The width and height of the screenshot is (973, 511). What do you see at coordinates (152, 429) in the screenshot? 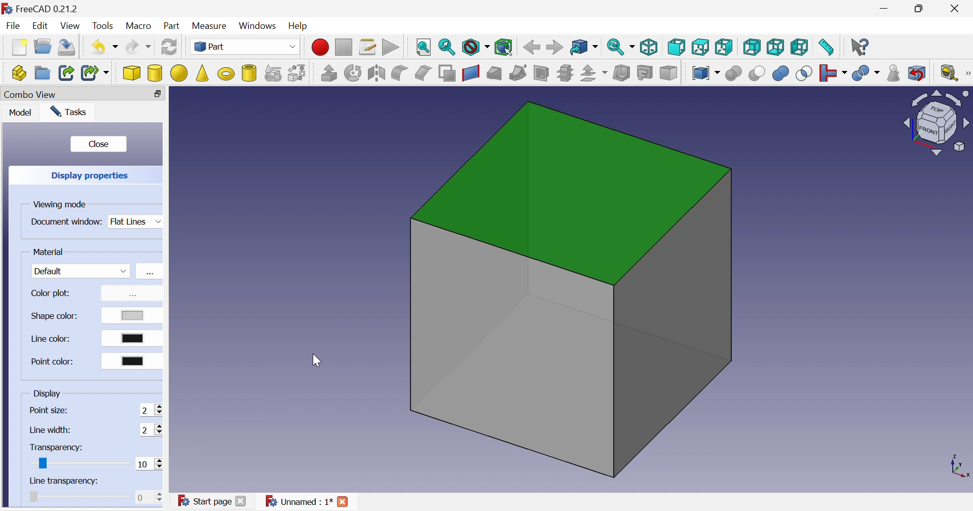
I see `2` at bounding box center [152, 429].